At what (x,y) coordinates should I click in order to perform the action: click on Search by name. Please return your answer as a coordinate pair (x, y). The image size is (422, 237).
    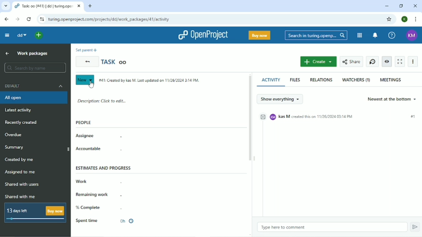
    Looking at the image, I should click on (35, 68).